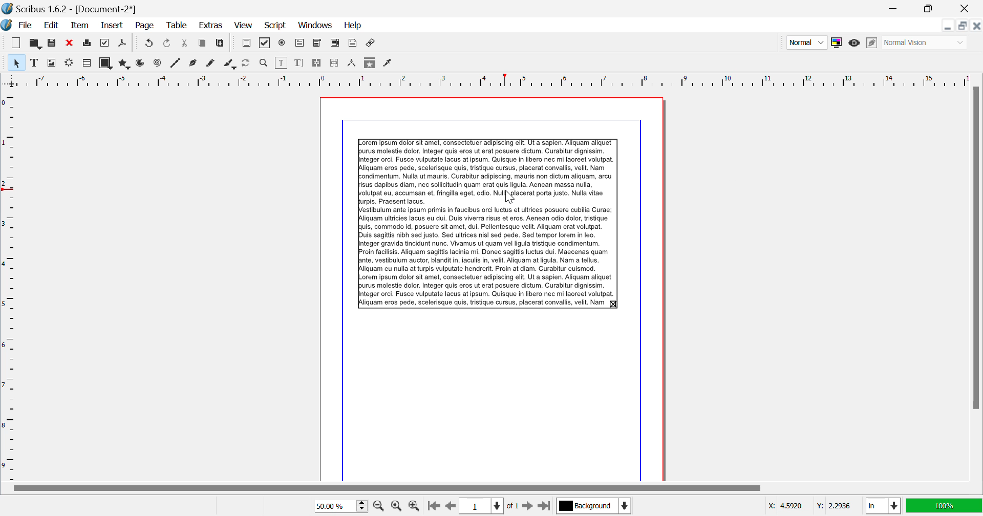  I want to click on Previous Page, so click(450, 506).